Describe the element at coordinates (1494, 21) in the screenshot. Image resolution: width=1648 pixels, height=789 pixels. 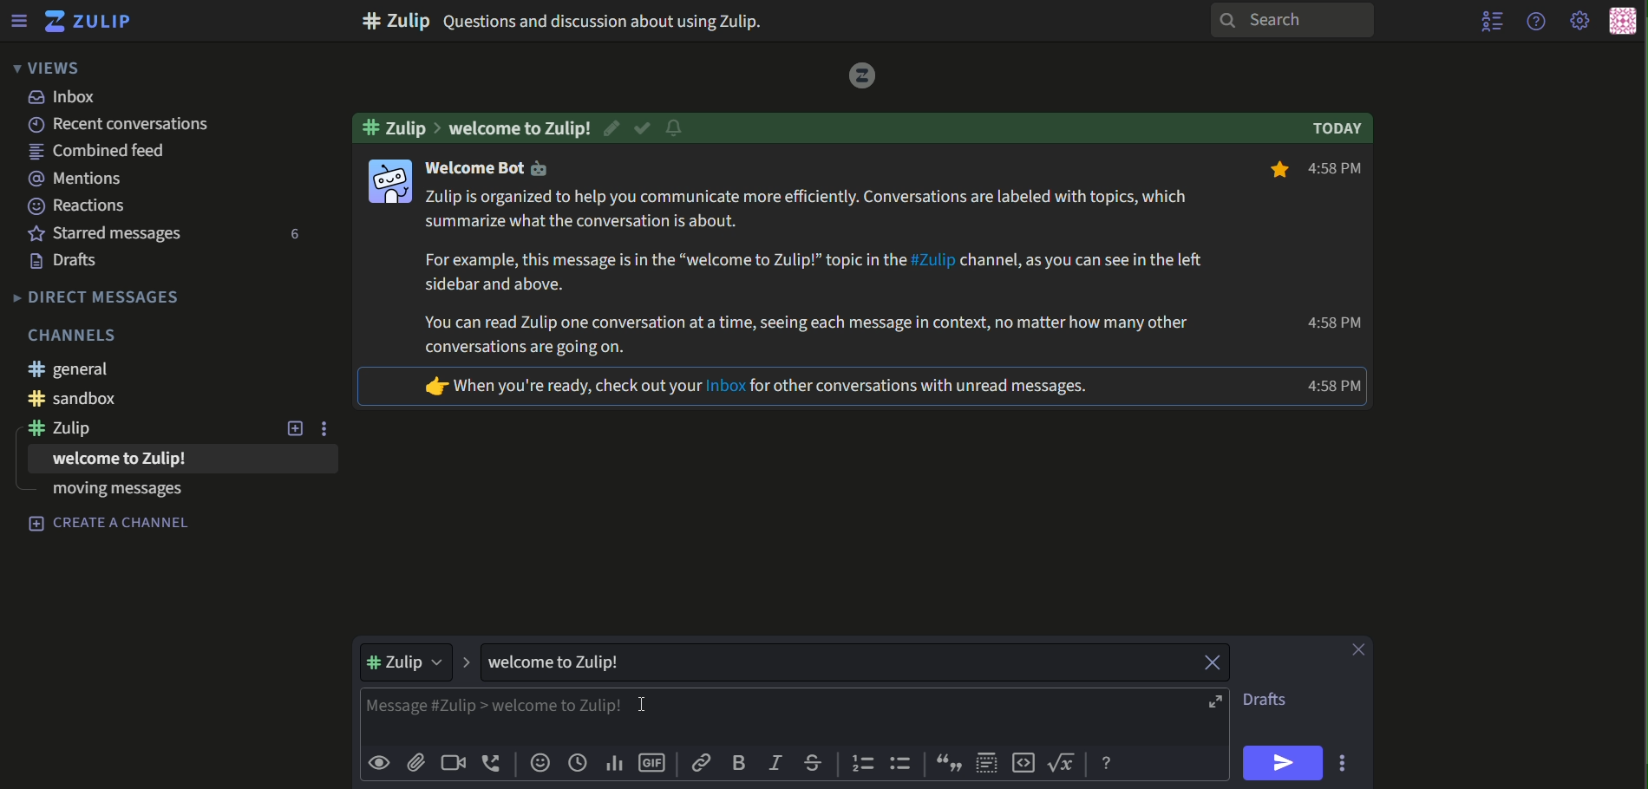
I see `user list` at that location.